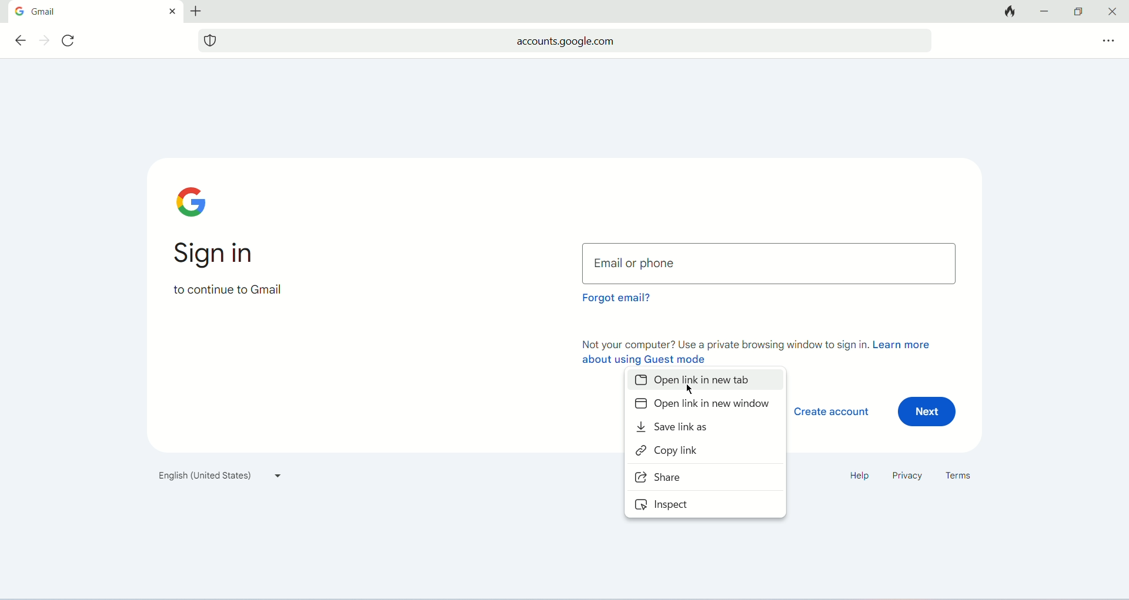  Describe the element at coordinates (93, 12) in the screenshot. I see `gmail` at that location.